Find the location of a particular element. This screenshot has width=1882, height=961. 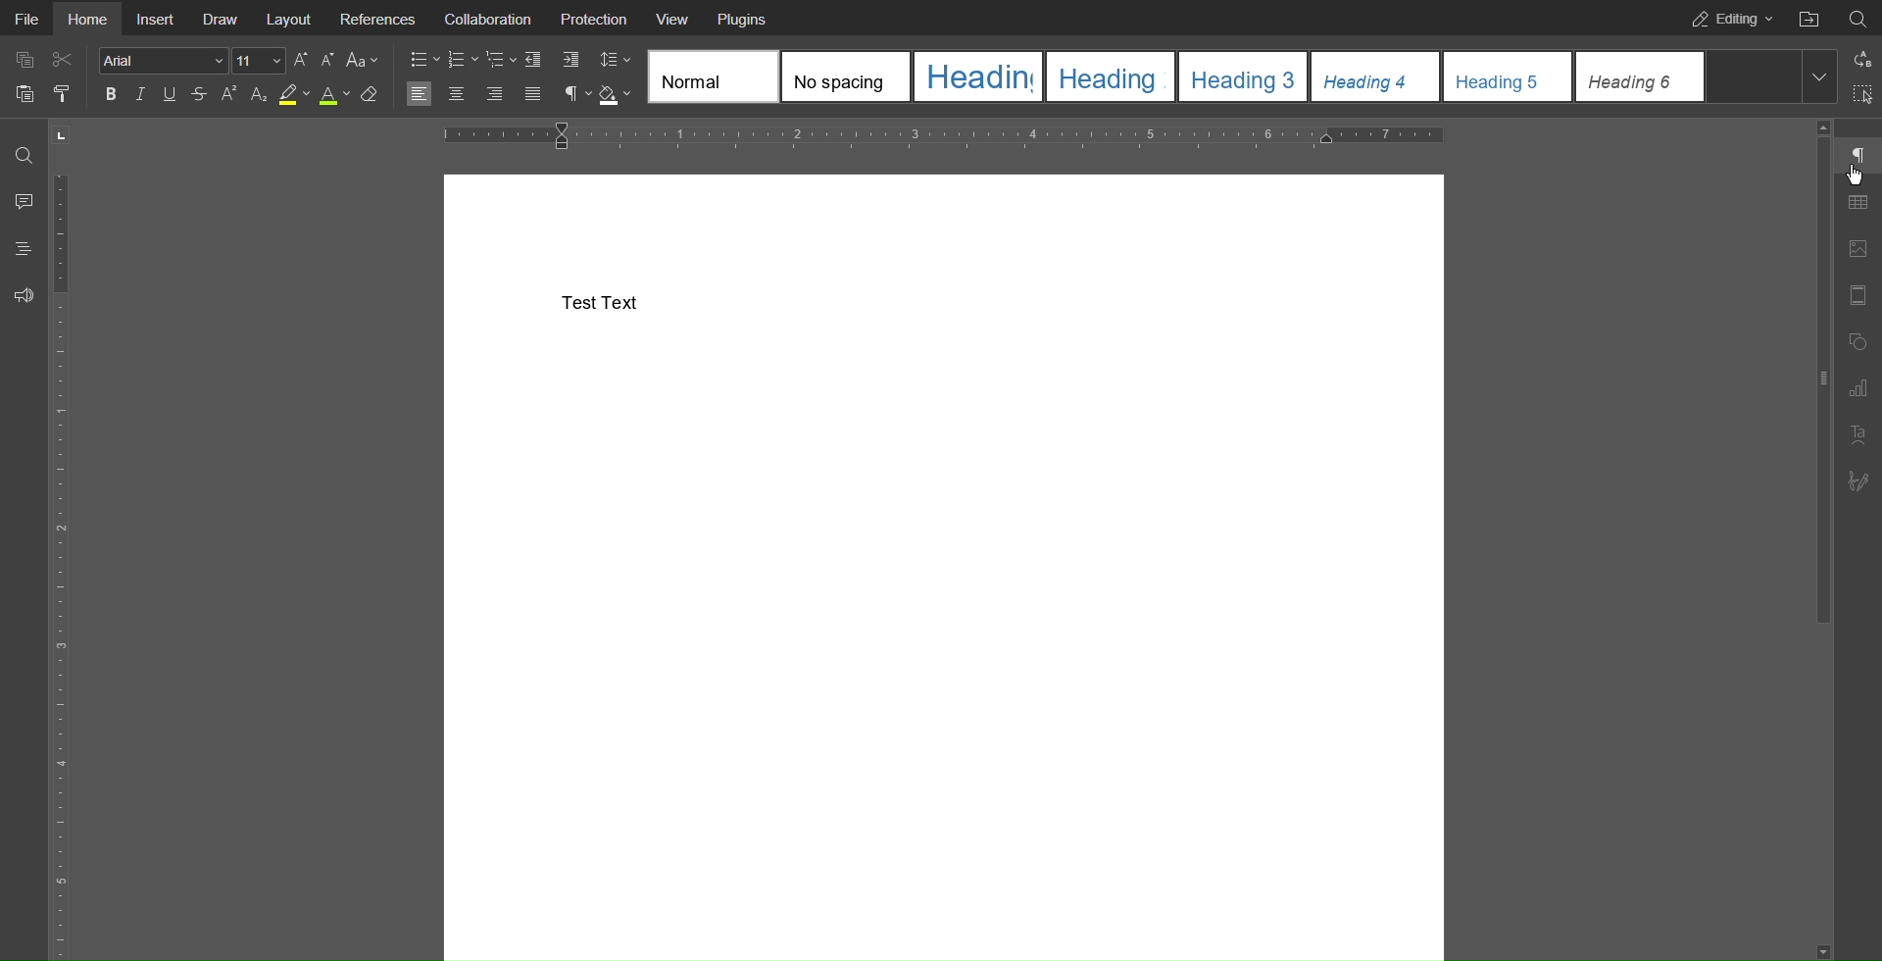

Font Settings is located at coordinates (192, 60).